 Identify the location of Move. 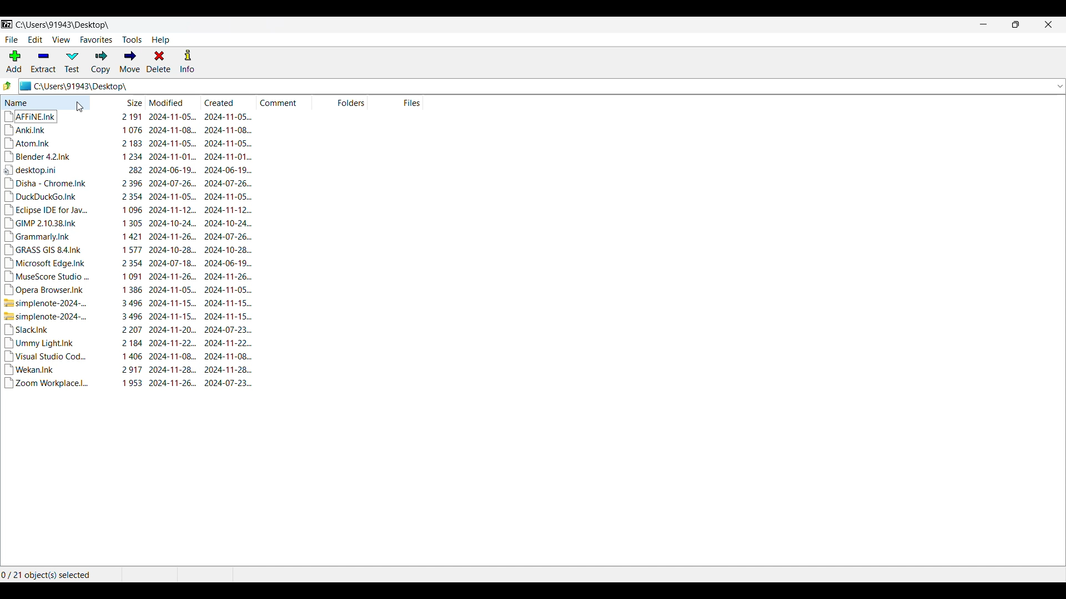
(129, 62).